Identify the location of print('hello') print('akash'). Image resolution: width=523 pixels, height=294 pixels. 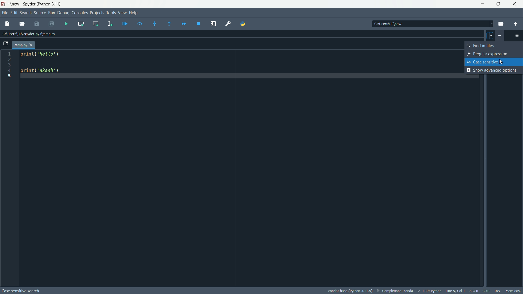
(239, 67).